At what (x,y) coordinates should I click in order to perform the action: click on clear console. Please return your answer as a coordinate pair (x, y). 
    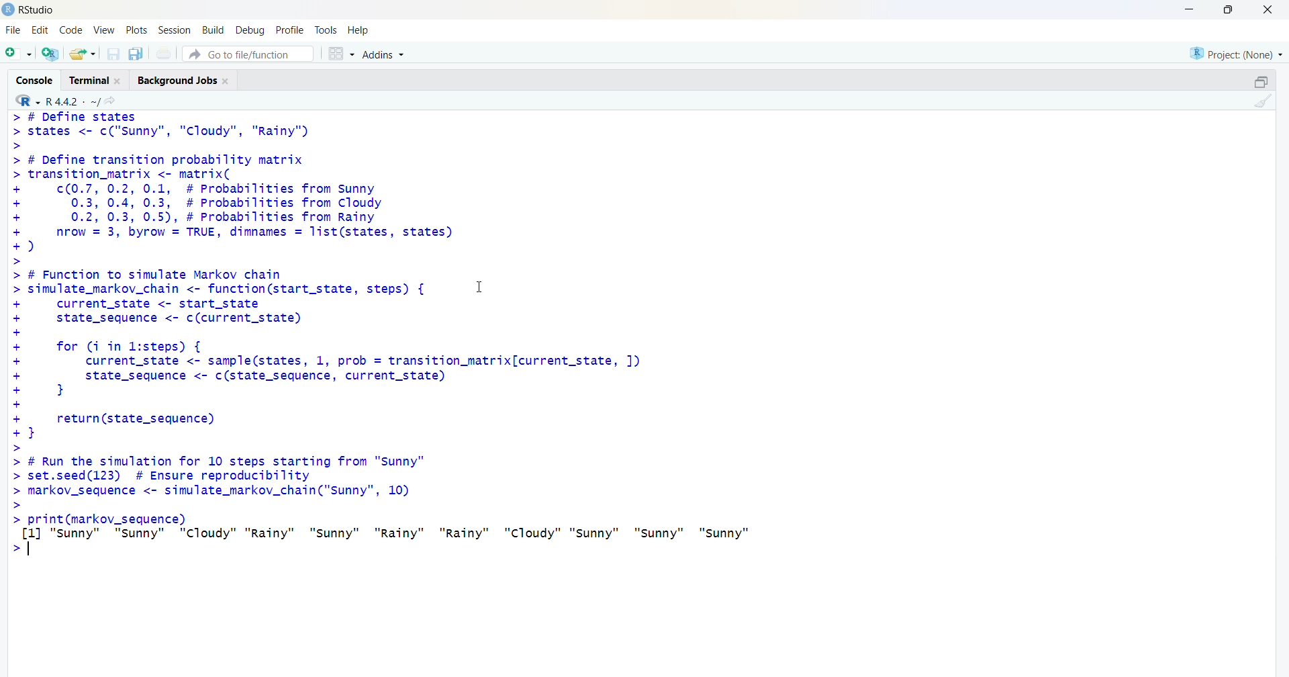
    Looking at the image, I should click on (1263, 101).